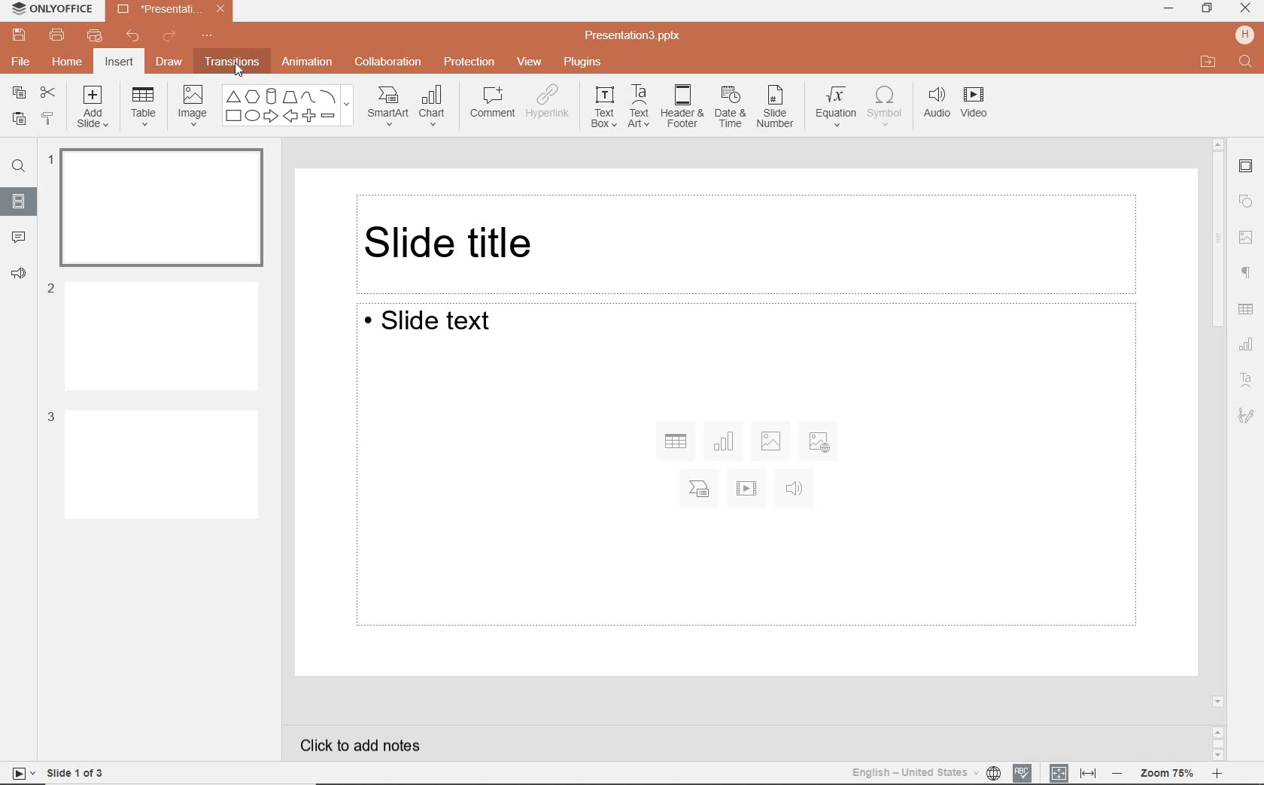 This screenshot has width=1264, height=785. I want to click on image, so click(191, 107).